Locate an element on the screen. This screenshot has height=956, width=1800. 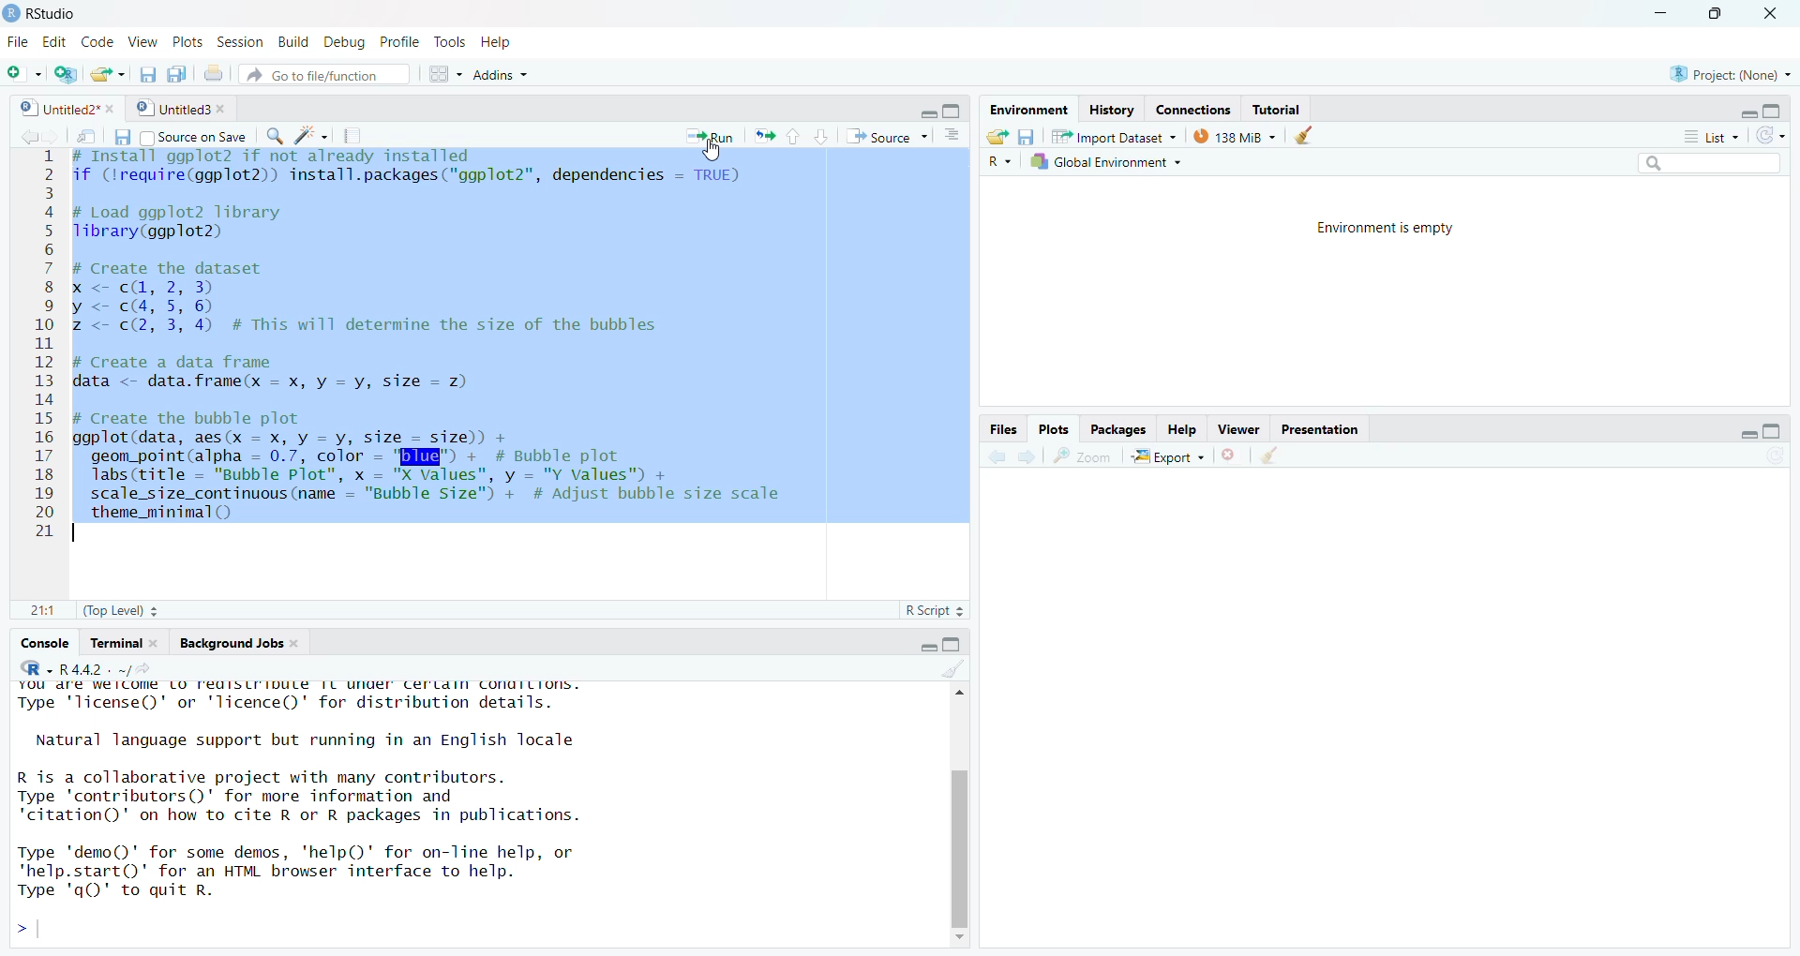
cursor is located at coordinates (705, 153).